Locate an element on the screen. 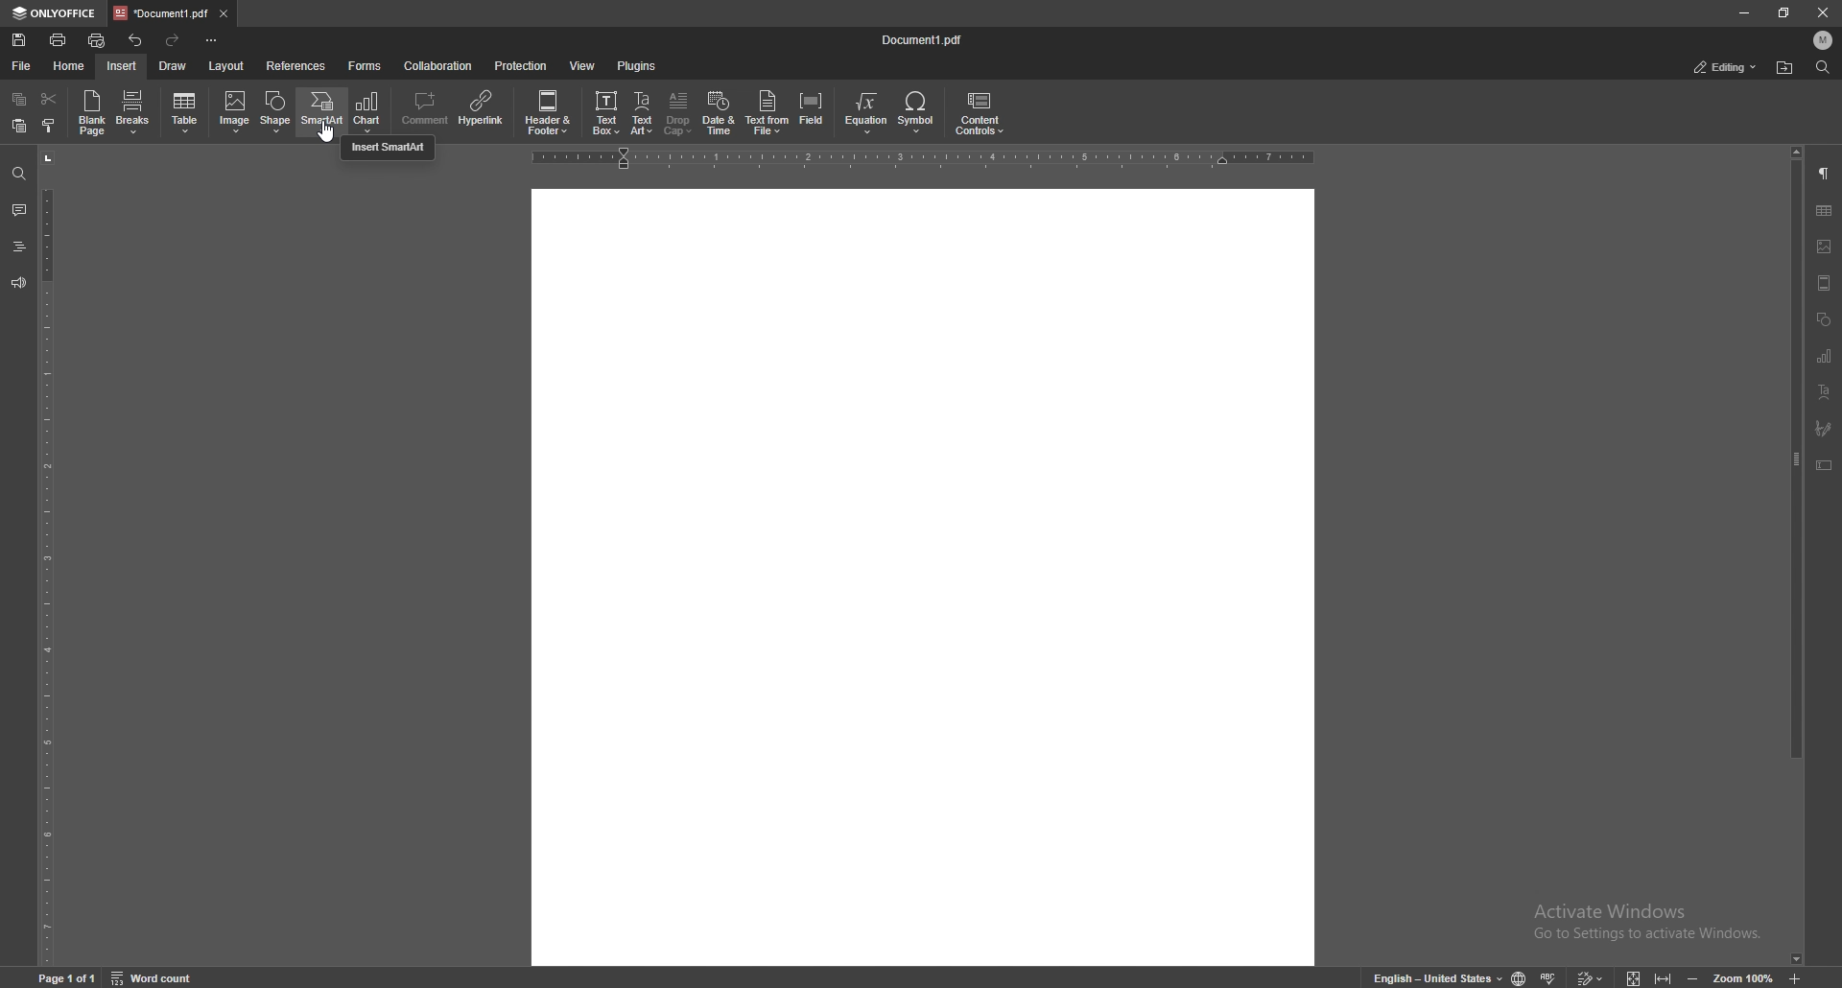 The image size is (1842, 988). find is located at coordinates (19, 175).